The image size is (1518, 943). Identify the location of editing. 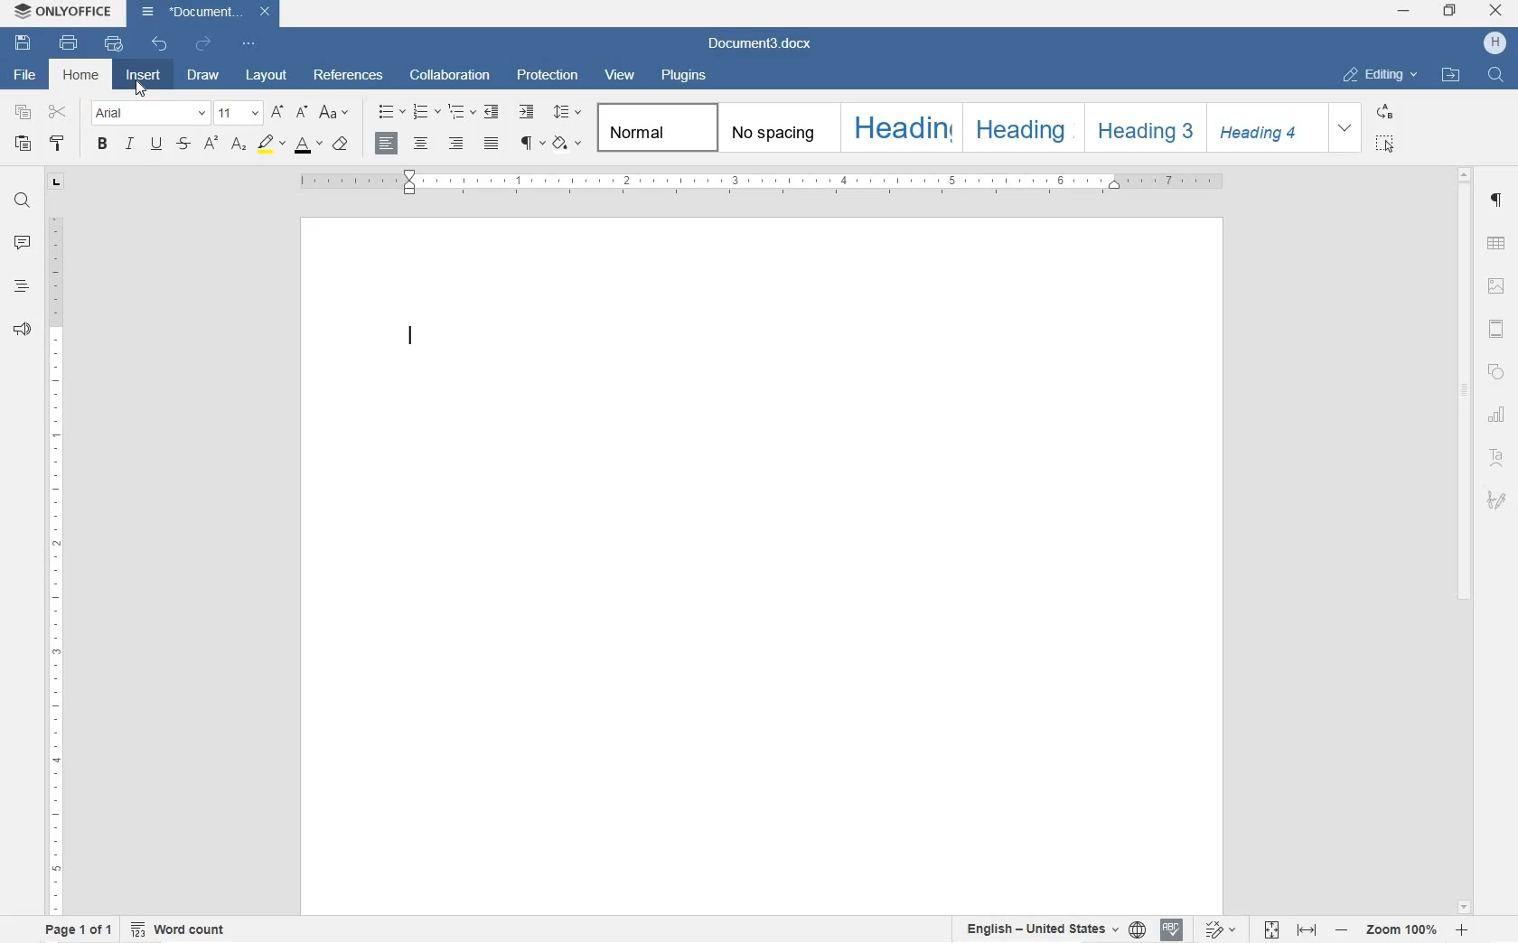
(1381, 74).